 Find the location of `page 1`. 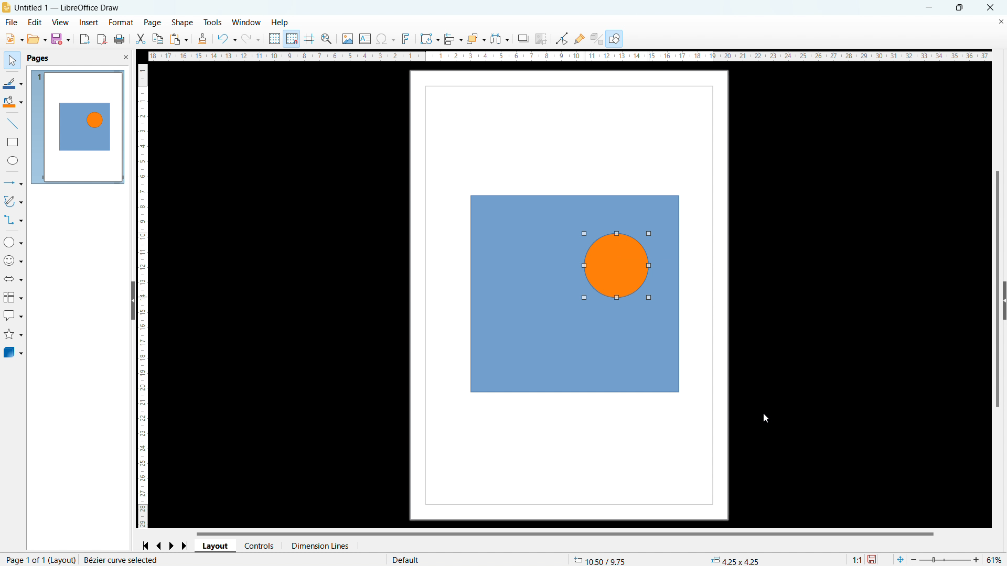

page 1 is located at coordinates (78, 127).